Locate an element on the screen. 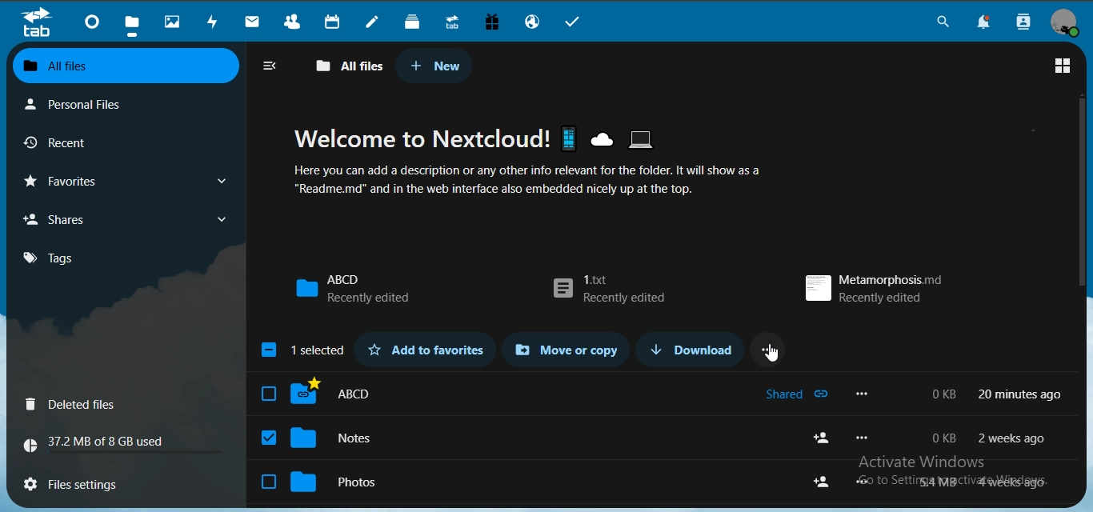 This screenshot has width=1093, height=512. 20 min ago is located at coordinates (1021, 393).